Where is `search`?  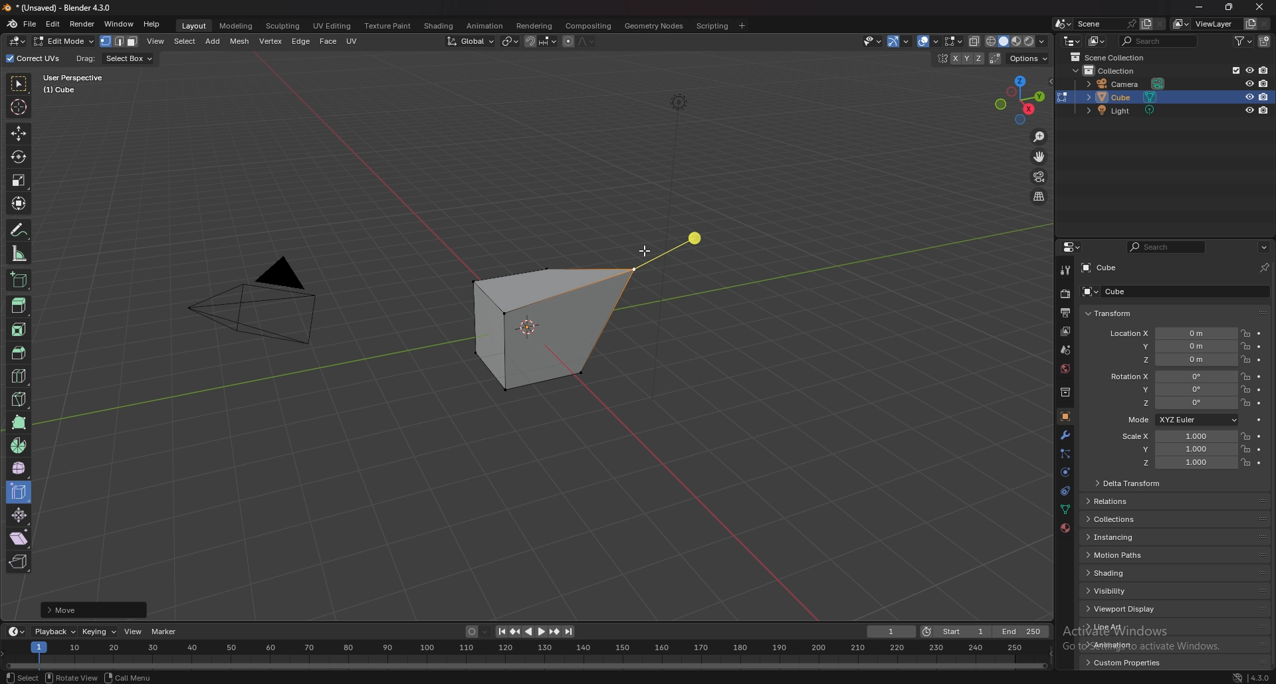
search is located at coordinates (1159, 41).